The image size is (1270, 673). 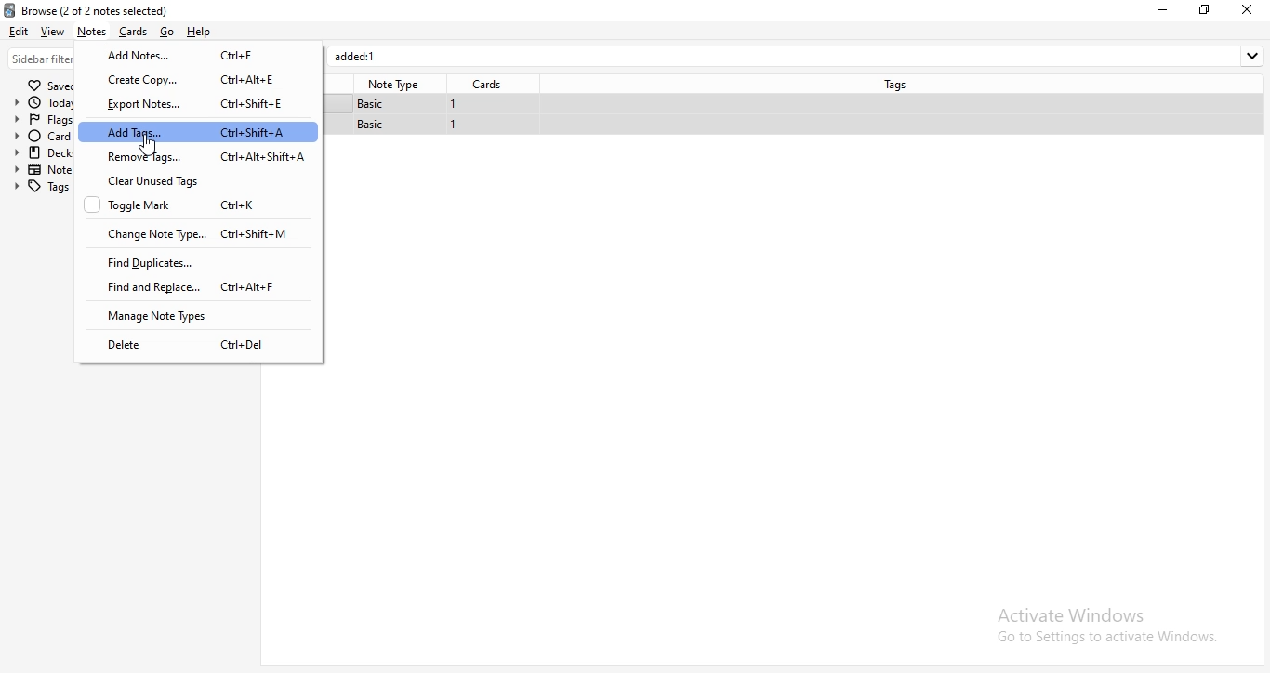 What do you see at coordinates (491, 85) in the screenshot?
I see `cards` at bounding box center [491, 85].